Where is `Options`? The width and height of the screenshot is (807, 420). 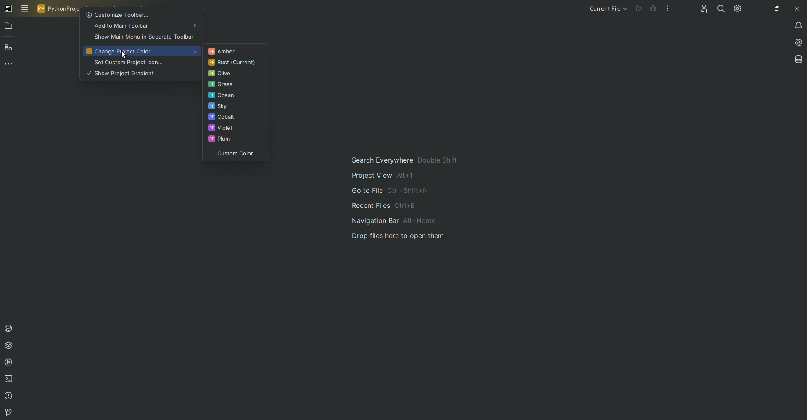 Options is located at coordinates (668, 8).